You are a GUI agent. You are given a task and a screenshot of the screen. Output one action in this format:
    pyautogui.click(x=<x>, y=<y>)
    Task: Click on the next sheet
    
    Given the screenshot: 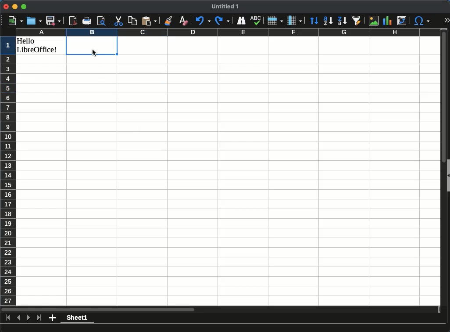 What is the action you would take?
    pyautogui.click(x=28, y=320)
    